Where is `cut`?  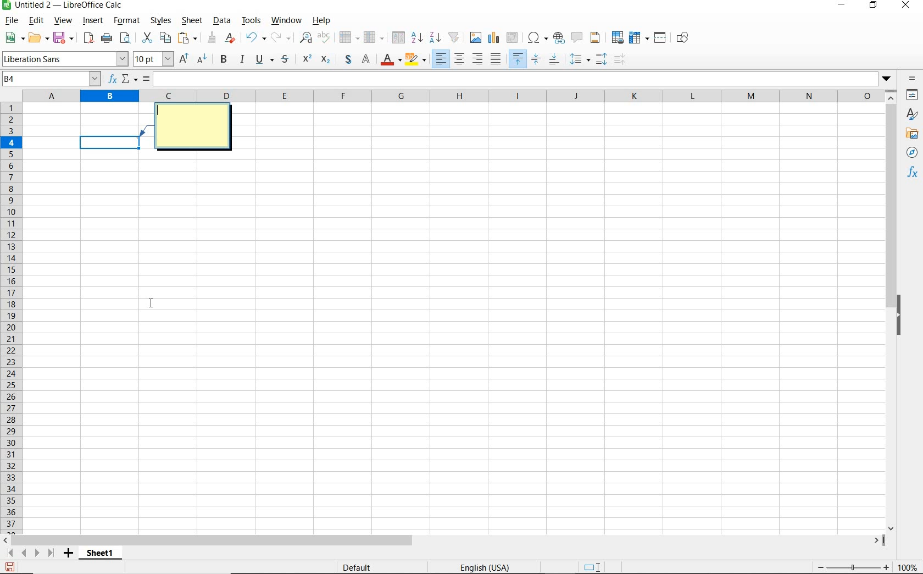
cut is located at coordinates (148, 37).